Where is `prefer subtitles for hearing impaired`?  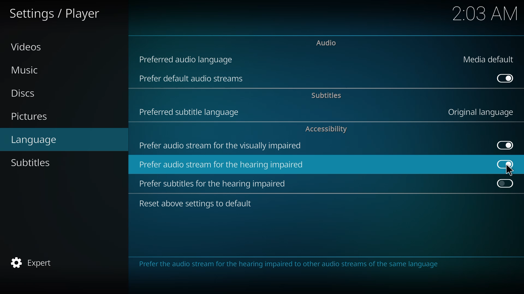 prefer subtitles for hearing impaired is located at coordinates (215, 183).